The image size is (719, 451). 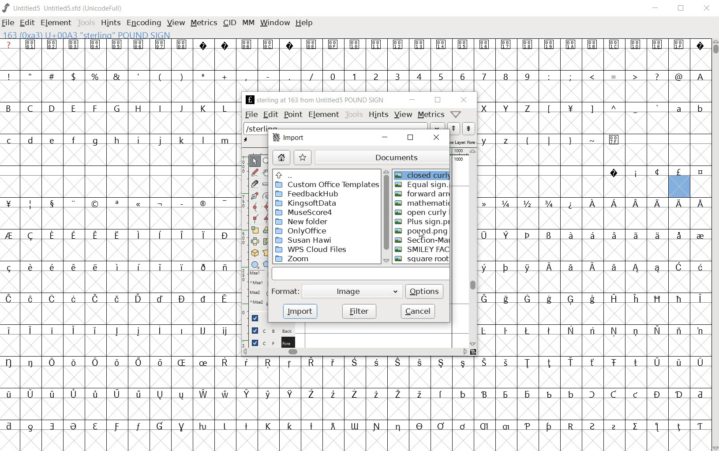 What do you see at coordinates (224, 331) in the screenshot?
I see `Symbol` at bounding box center [224, 331].